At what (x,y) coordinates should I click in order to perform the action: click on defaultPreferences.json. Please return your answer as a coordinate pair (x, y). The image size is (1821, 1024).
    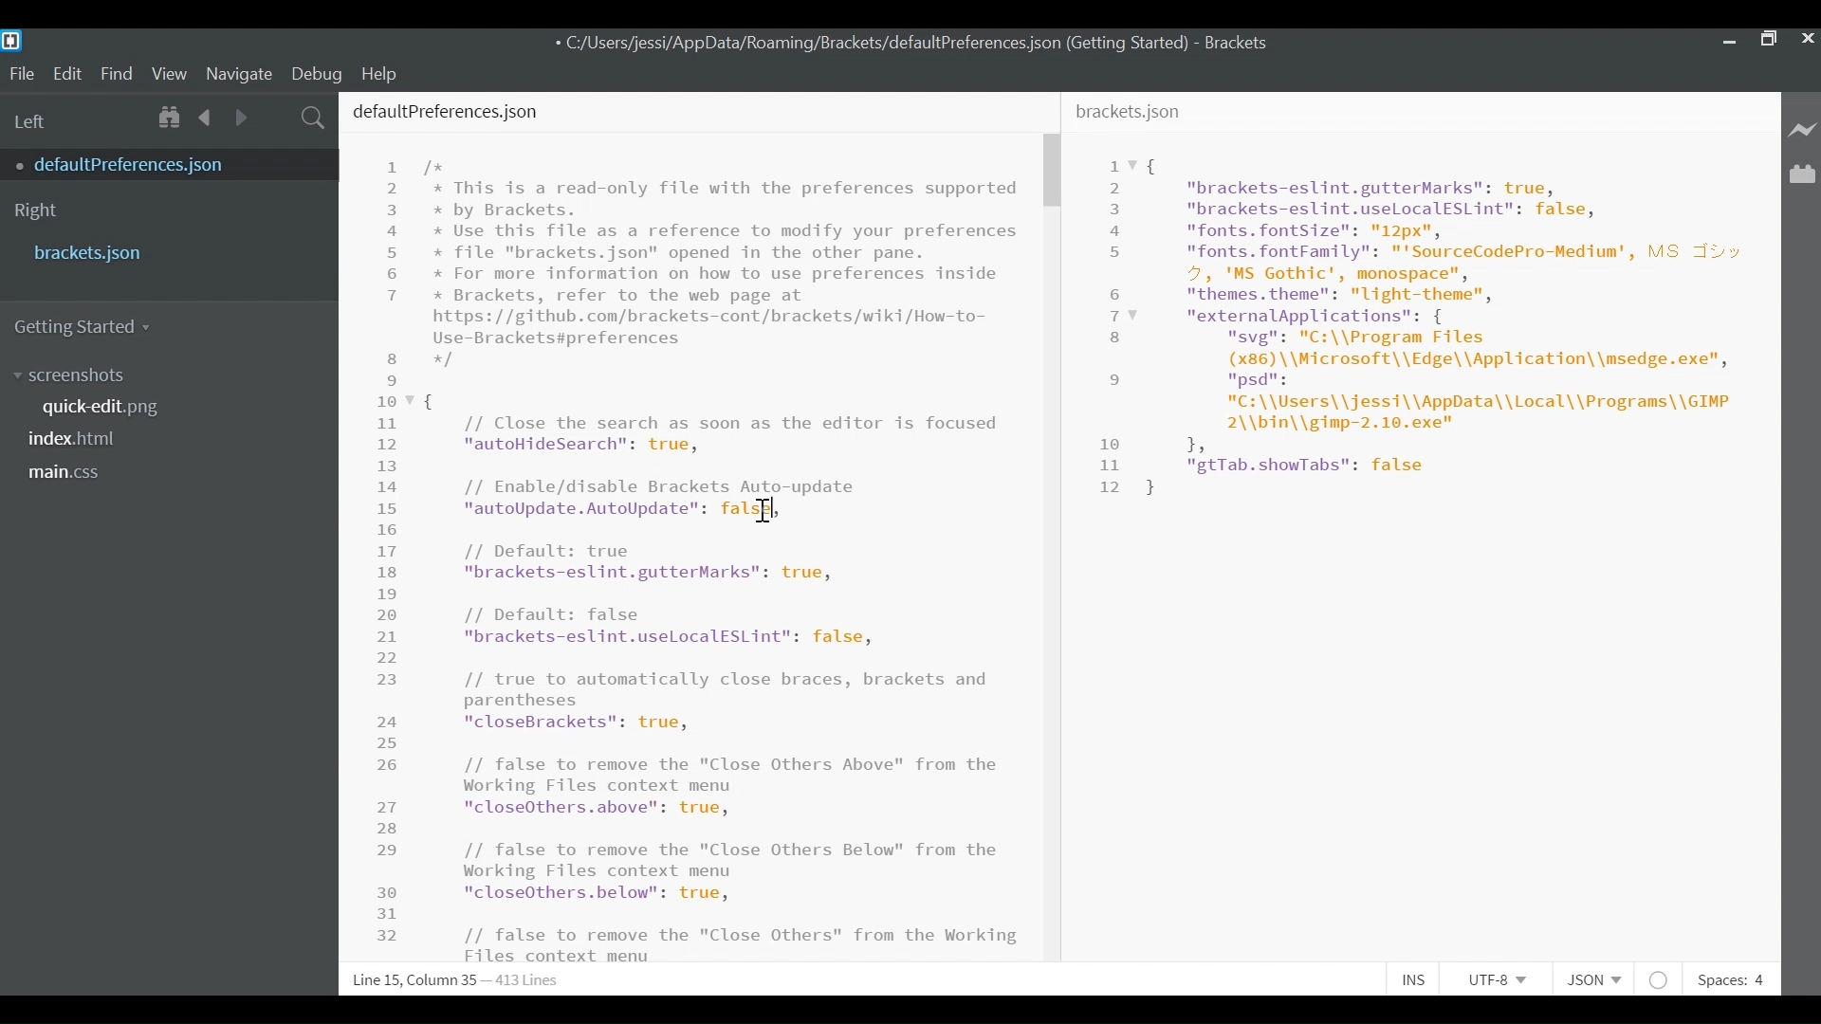
    Looking at the image, I should click on (155, 164).